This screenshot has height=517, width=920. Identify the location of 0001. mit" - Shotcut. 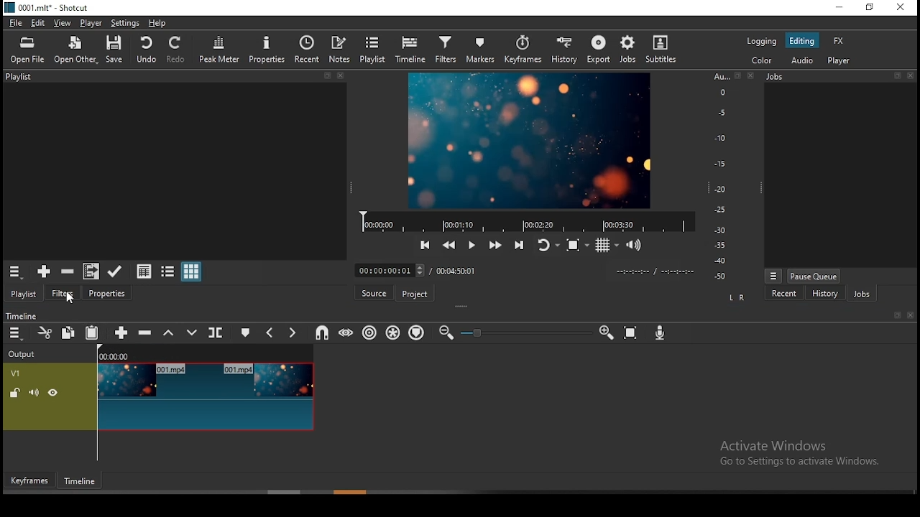
(49, 7).